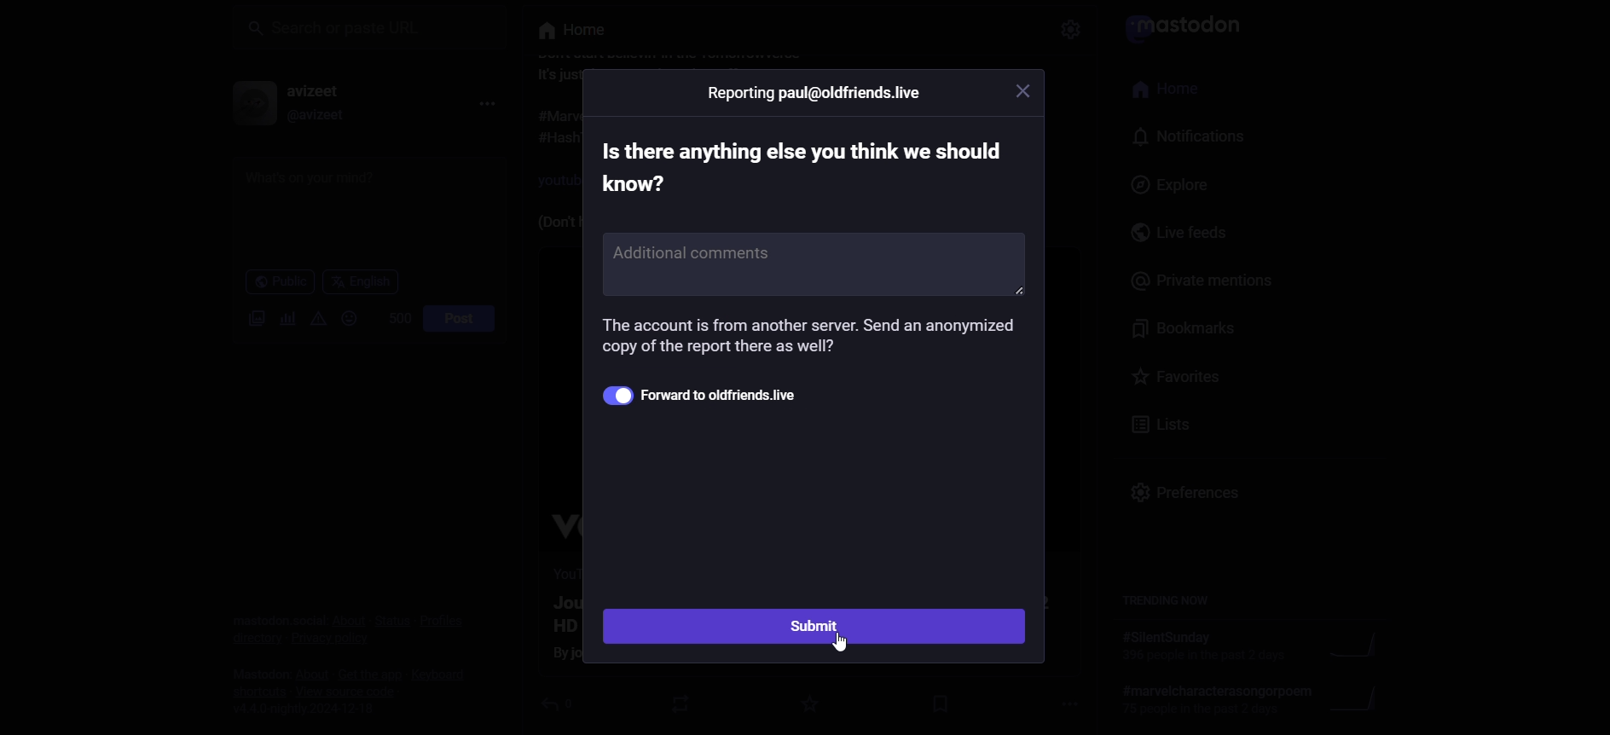  What do you see at coordinates (735, 401) in the screenshot?
I see `forward to addfriends.live` at bounding box center [735, 401].